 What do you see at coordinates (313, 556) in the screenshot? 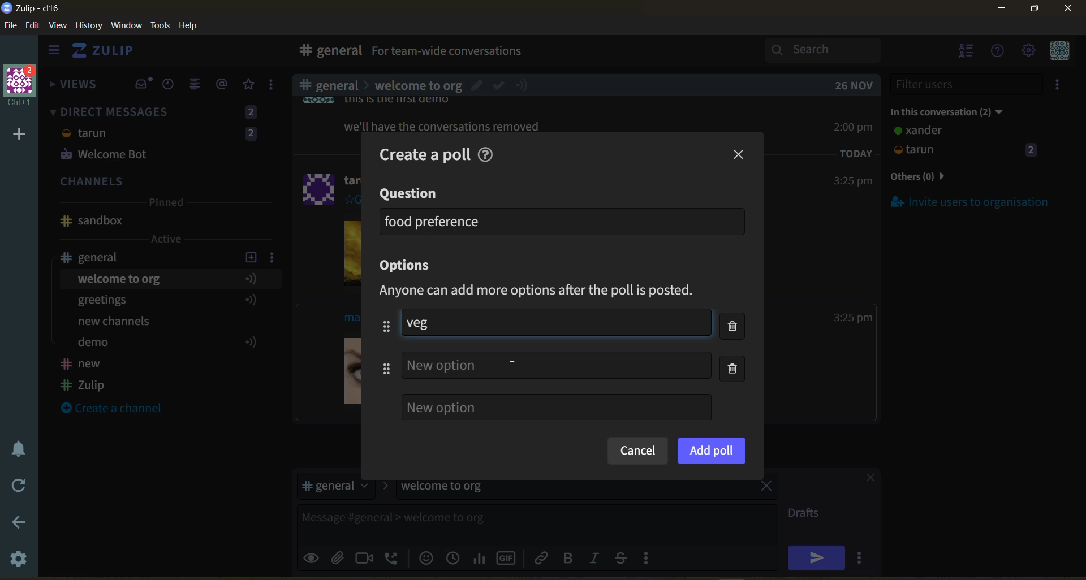
I see `preview` at bounding box center [313, 556].